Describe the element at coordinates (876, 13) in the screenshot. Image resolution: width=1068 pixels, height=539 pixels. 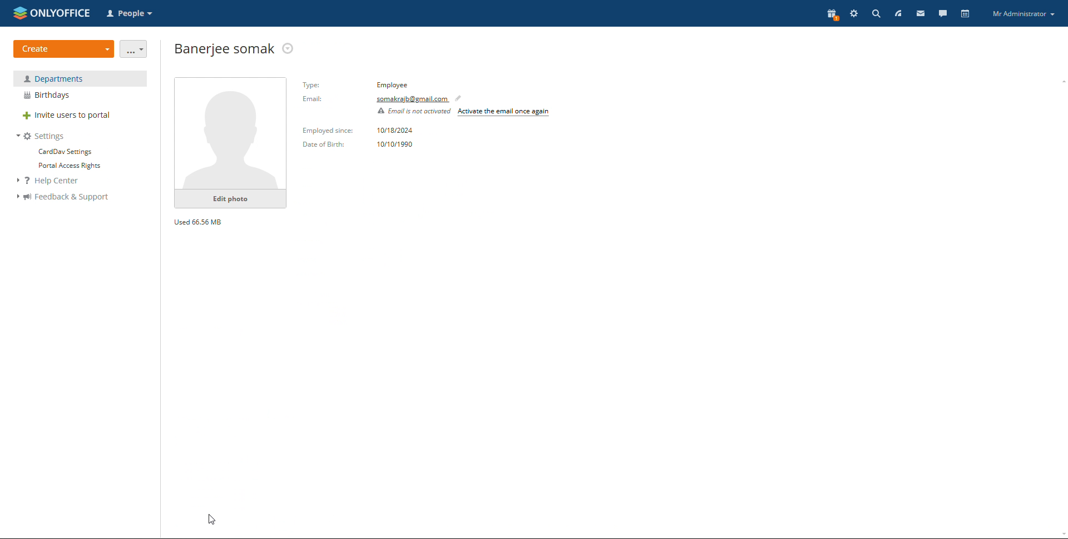
I see `search` at that location.